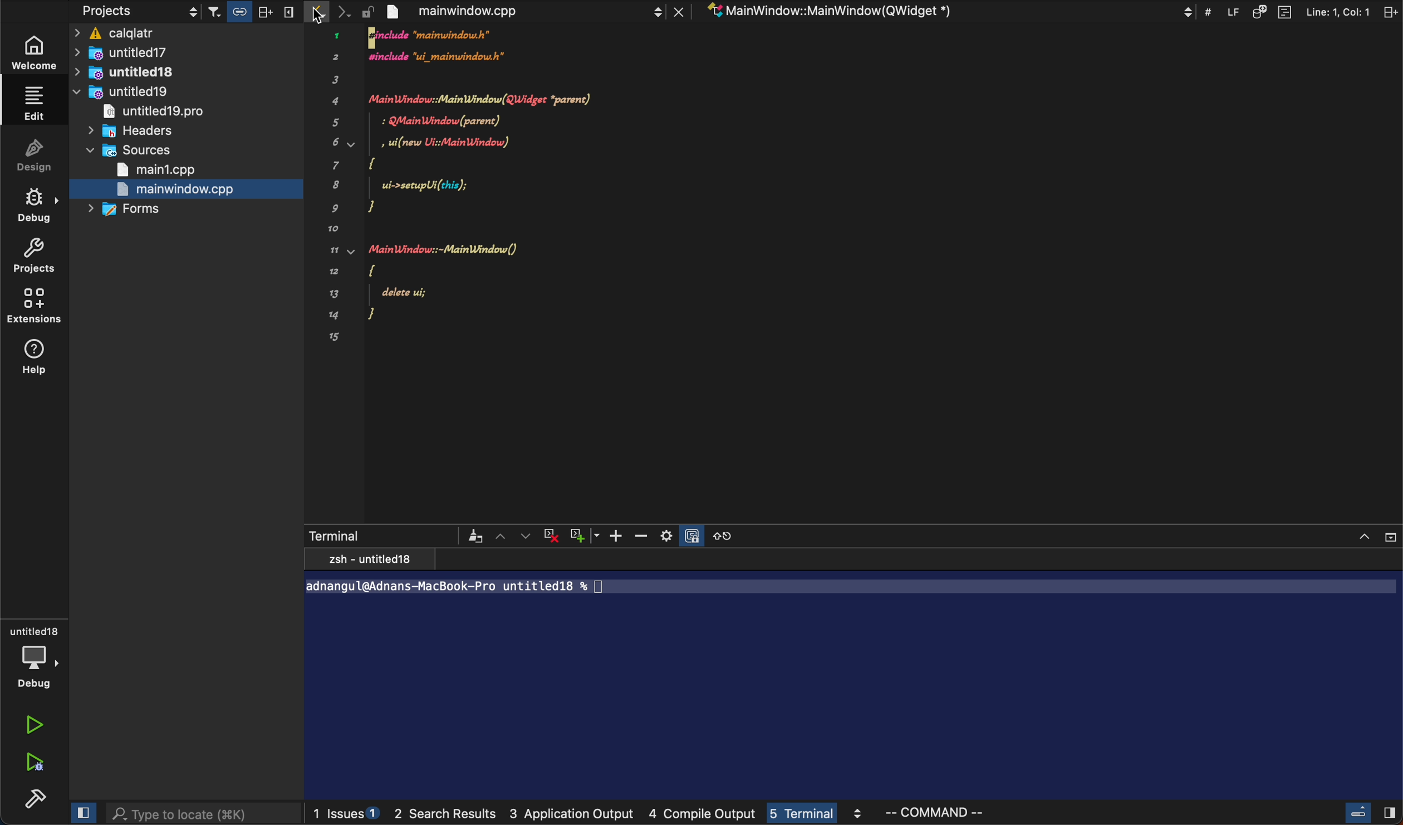 The image size is (1403, 825). Describe the element at coordinates (349, 12) in the screenshot. I see `forward arrow` at that location.